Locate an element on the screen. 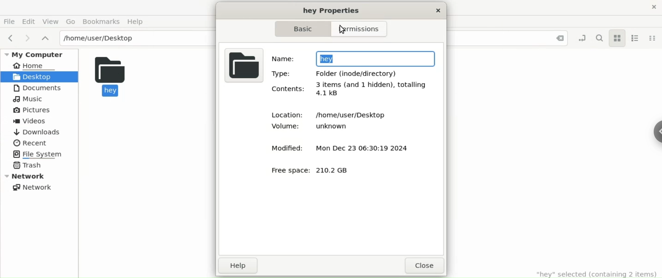  close is located at coordinates (435, 11).